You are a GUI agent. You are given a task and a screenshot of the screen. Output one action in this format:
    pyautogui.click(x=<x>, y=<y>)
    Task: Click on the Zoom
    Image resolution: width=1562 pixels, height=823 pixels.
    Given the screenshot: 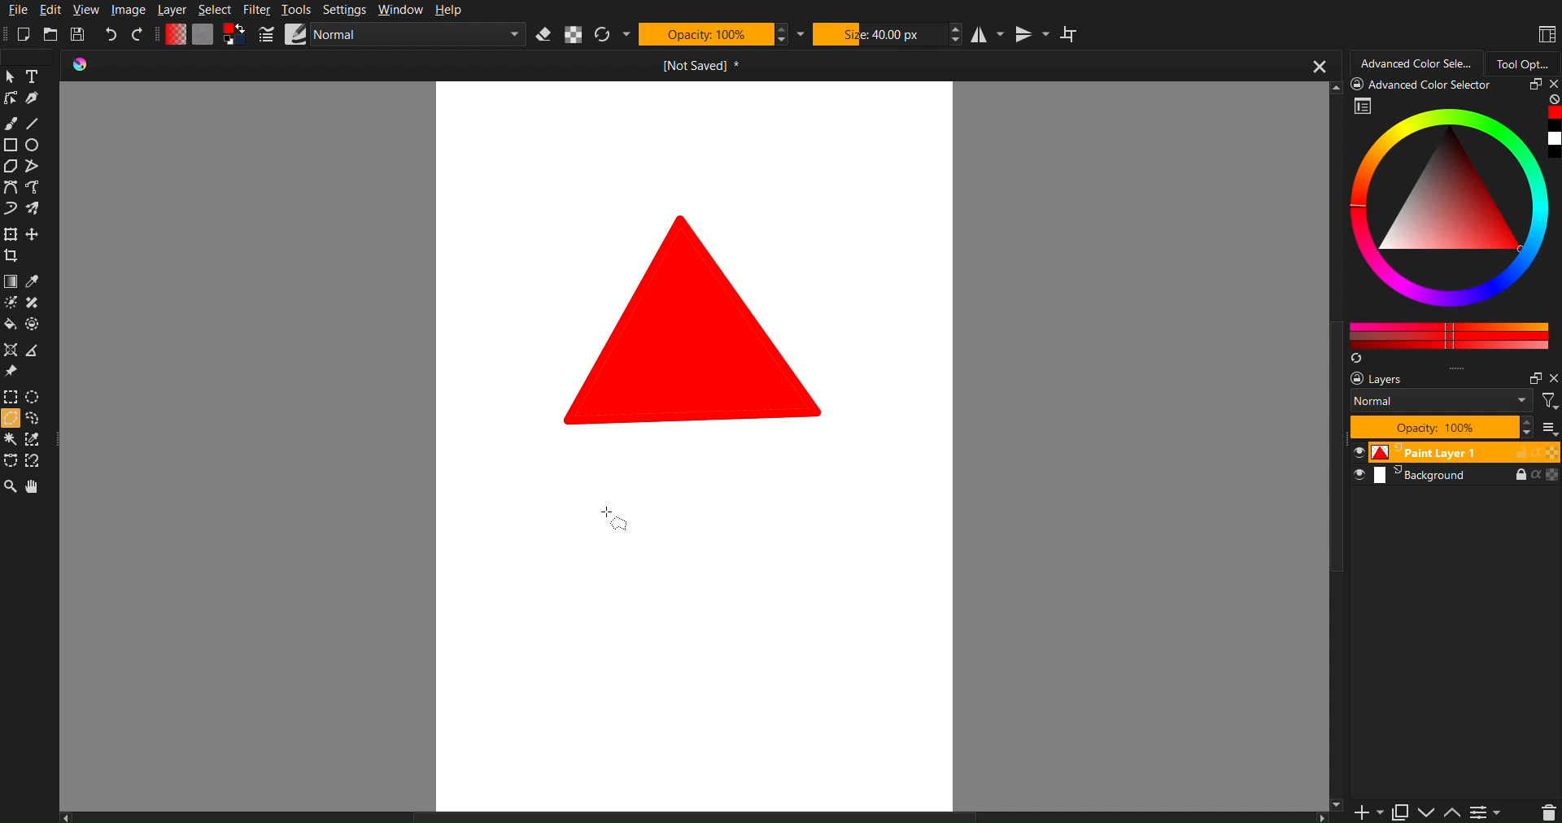 What is the action you would take?
    pyautogui.click(x=11, y=487)
    